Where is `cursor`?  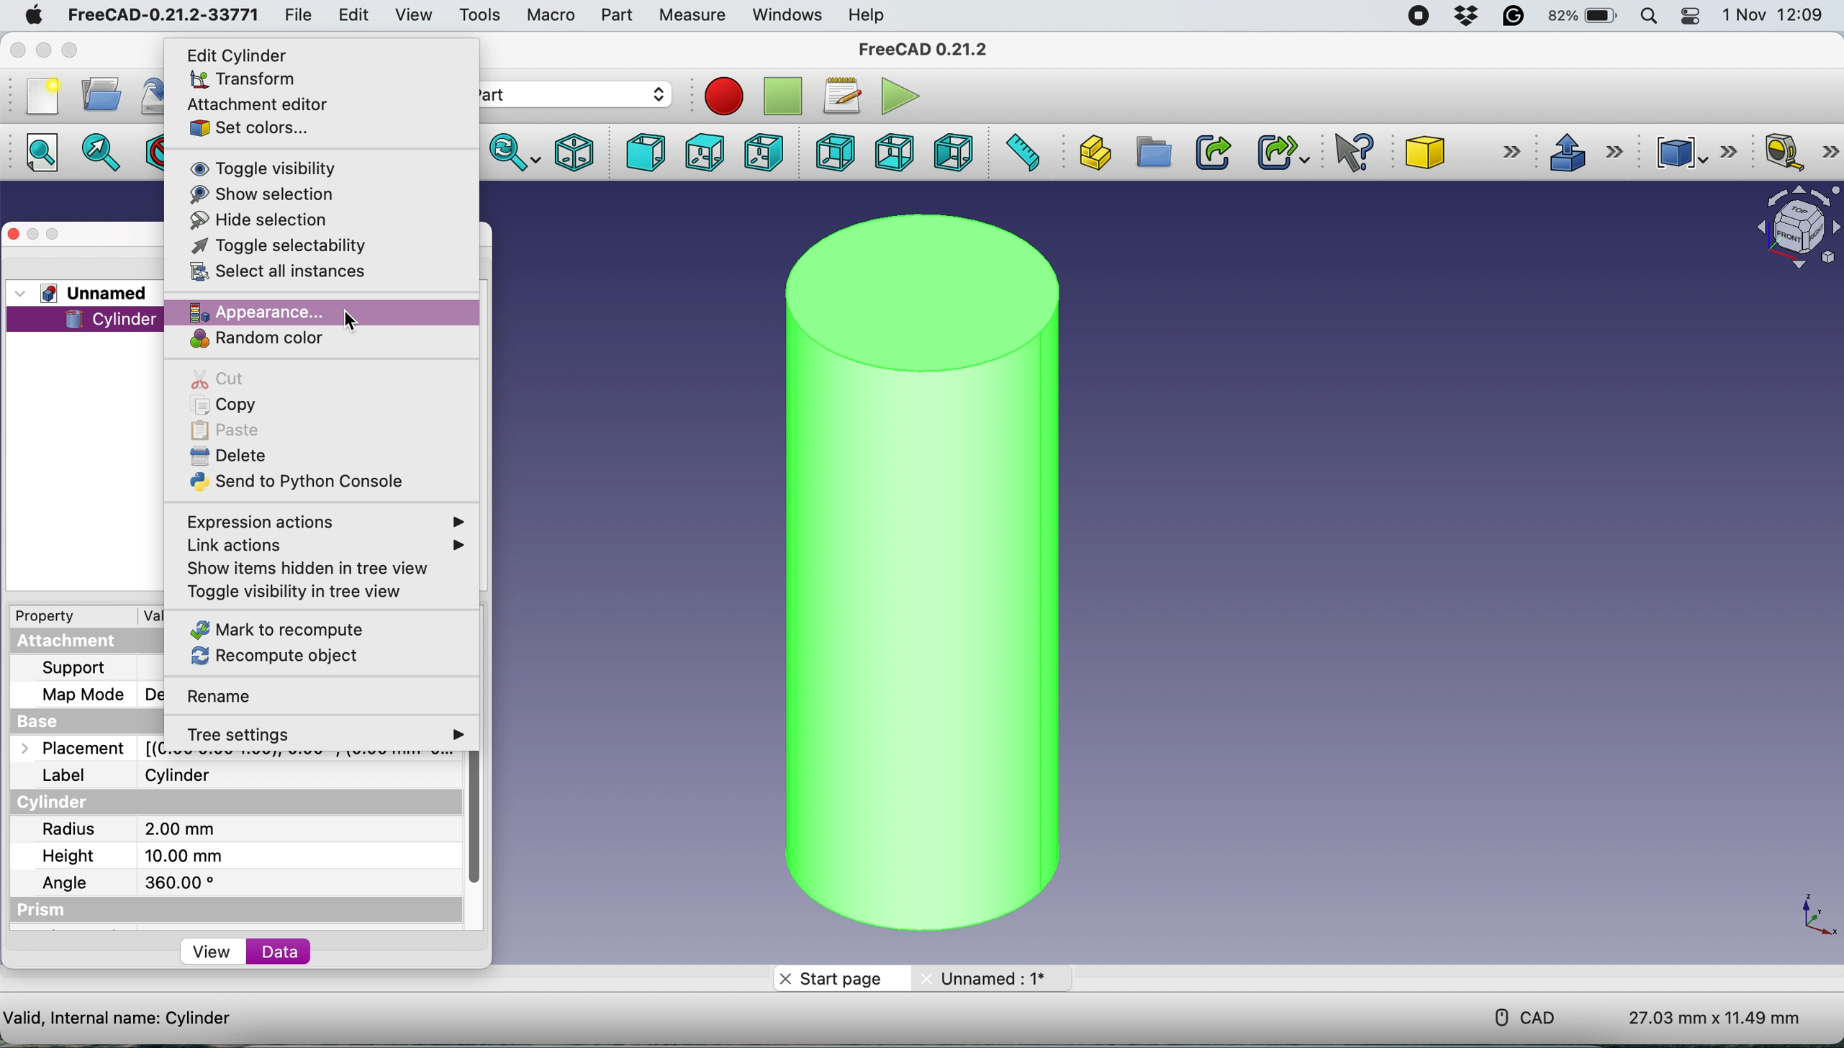
cursor is located at coordinates (354, 322).